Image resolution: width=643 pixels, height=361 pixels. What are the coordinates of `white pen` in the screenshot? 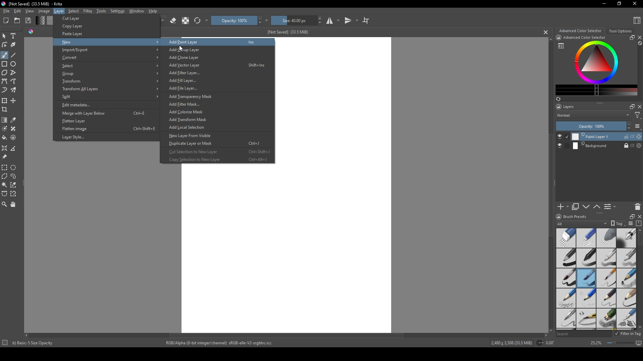 It's located at (606, 258).